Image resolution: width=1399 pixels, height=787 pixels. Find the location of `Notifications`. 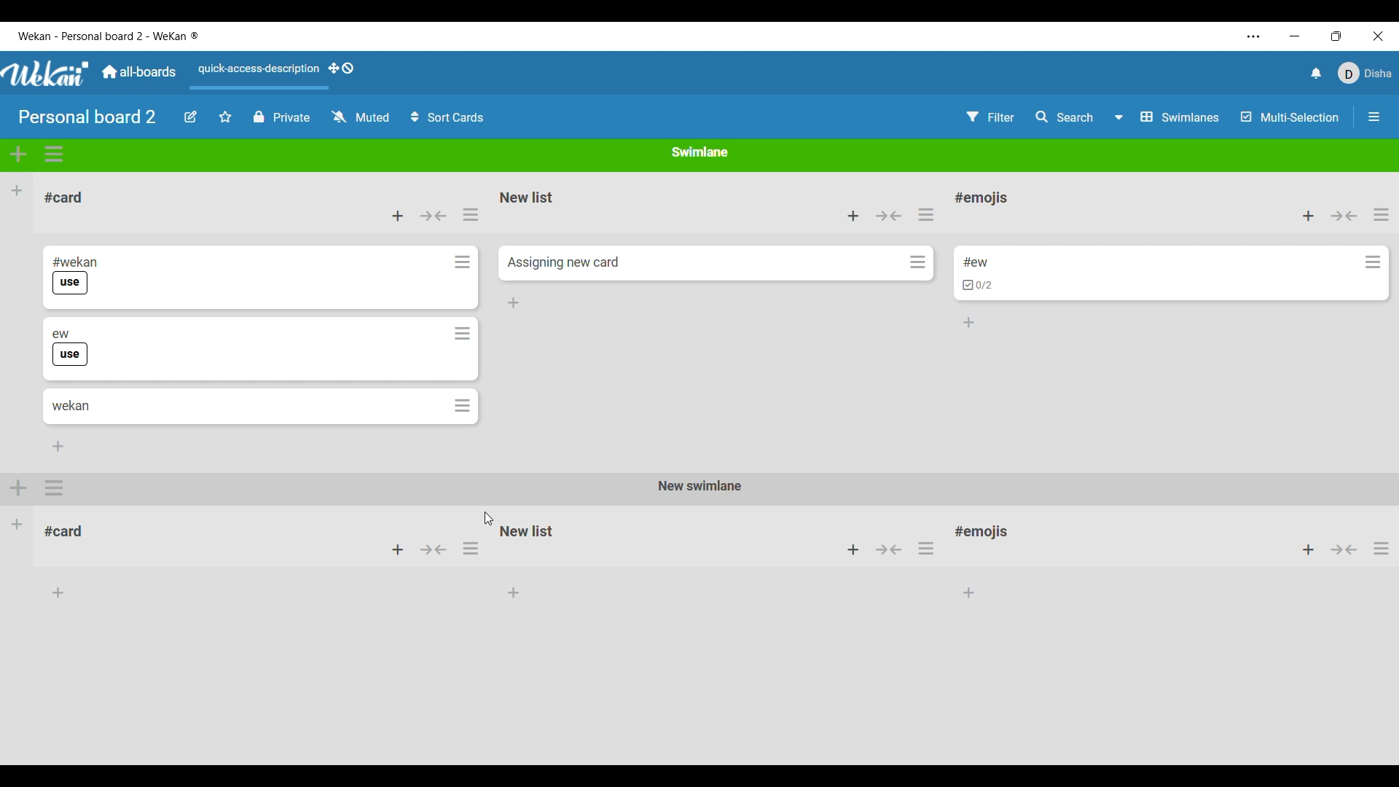

Notifications is located at coordinates (1317, 73).